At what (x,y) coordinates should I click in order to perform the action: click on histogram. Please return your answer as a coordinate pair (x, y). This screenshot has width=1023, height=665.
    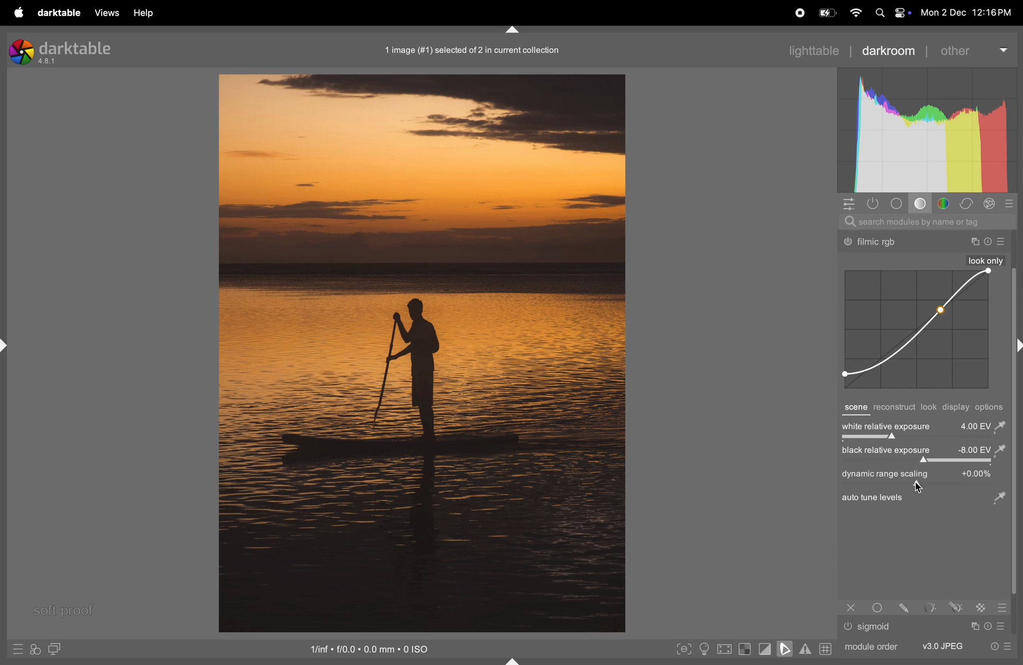
    Looking at the image, I should click on (927, 130).